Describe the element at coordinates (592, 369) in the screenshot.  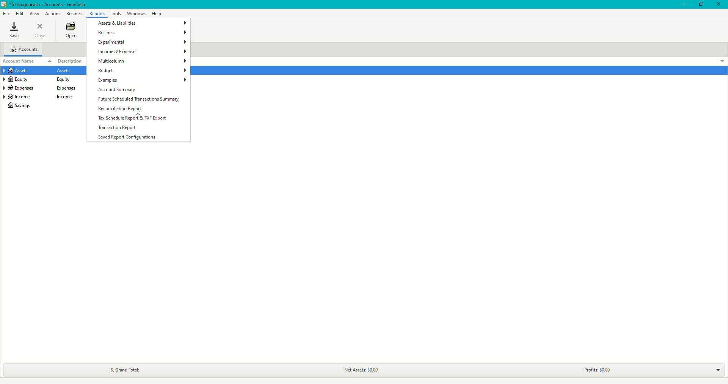
I see `Profits` at that location.